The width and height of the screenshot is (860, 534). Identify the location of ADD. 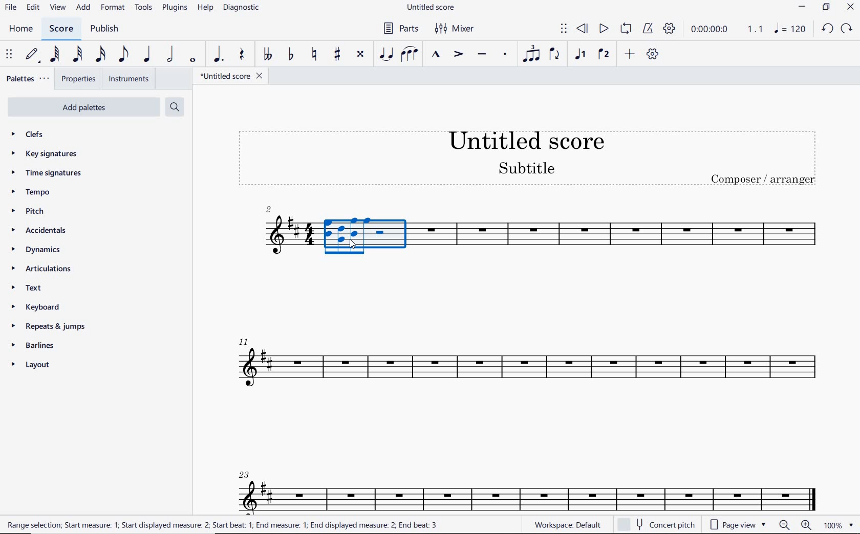
(628, 55).